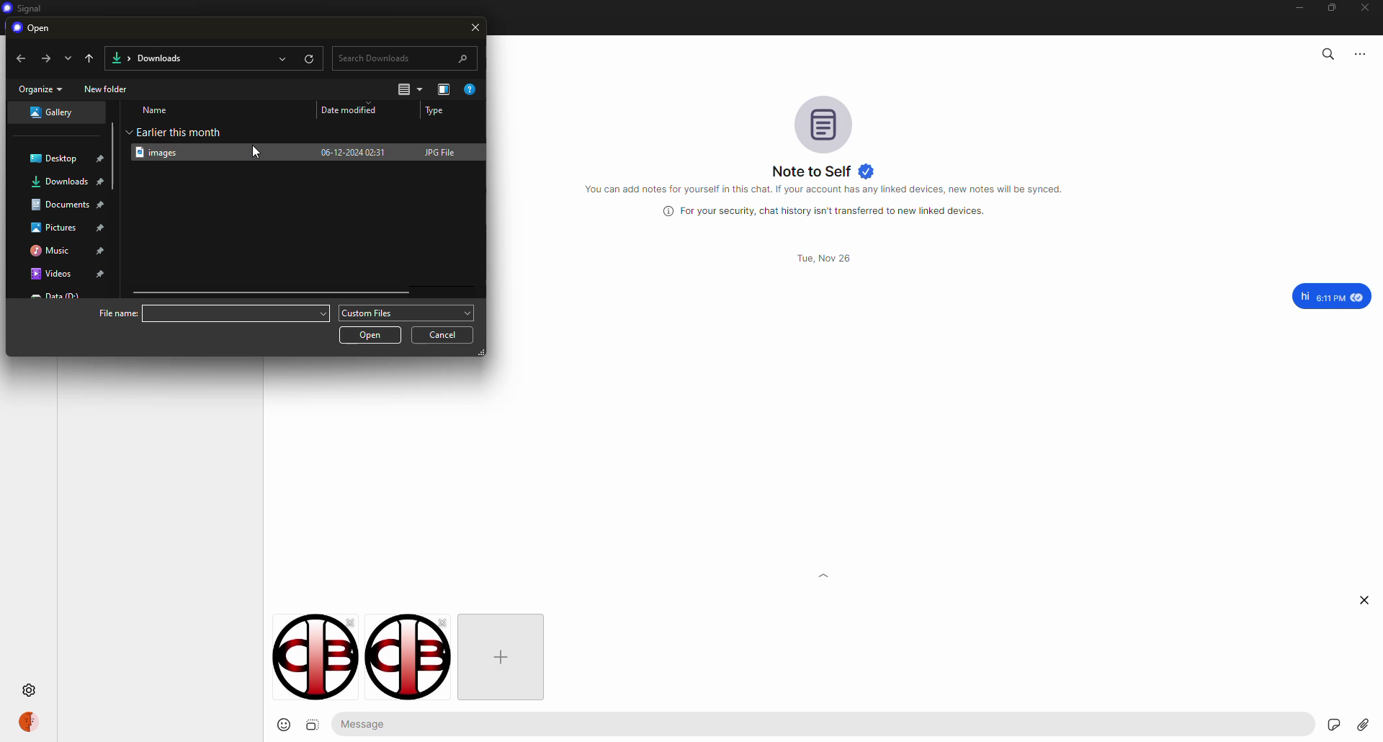 This screenshot has height=742, width=1383. I want to click on expand, so click(824, 593).